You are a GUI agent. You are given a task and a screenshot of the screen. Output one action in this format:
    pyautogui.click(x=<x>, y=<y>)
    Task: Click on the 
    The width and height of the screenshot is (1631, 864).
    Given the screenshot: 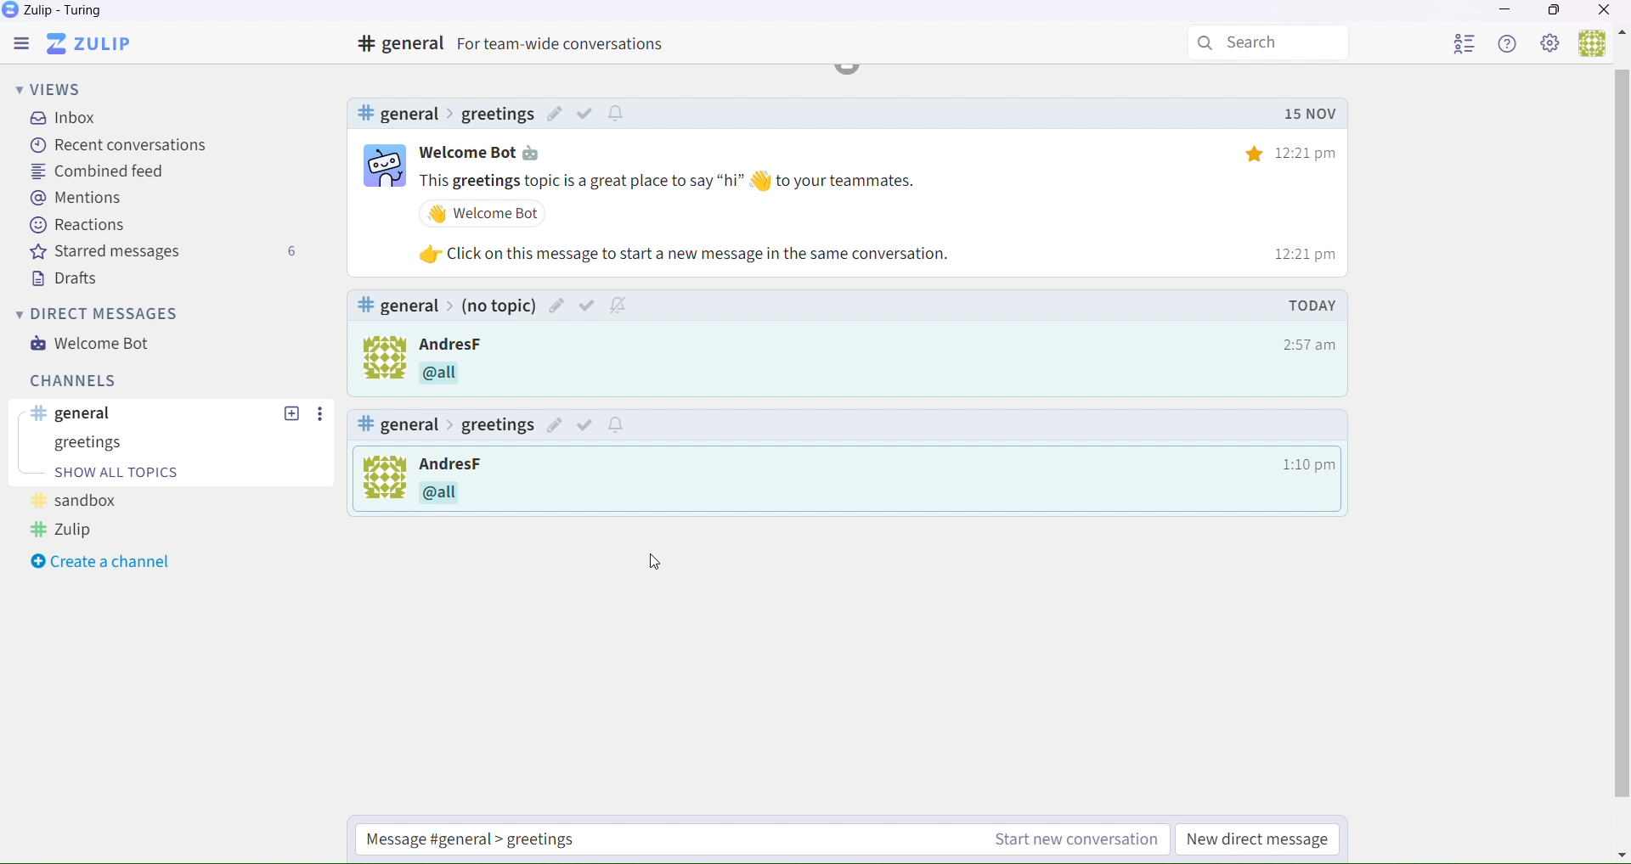 What is the action you would take?
    pyautogui.click(x=1311, y=306)
    